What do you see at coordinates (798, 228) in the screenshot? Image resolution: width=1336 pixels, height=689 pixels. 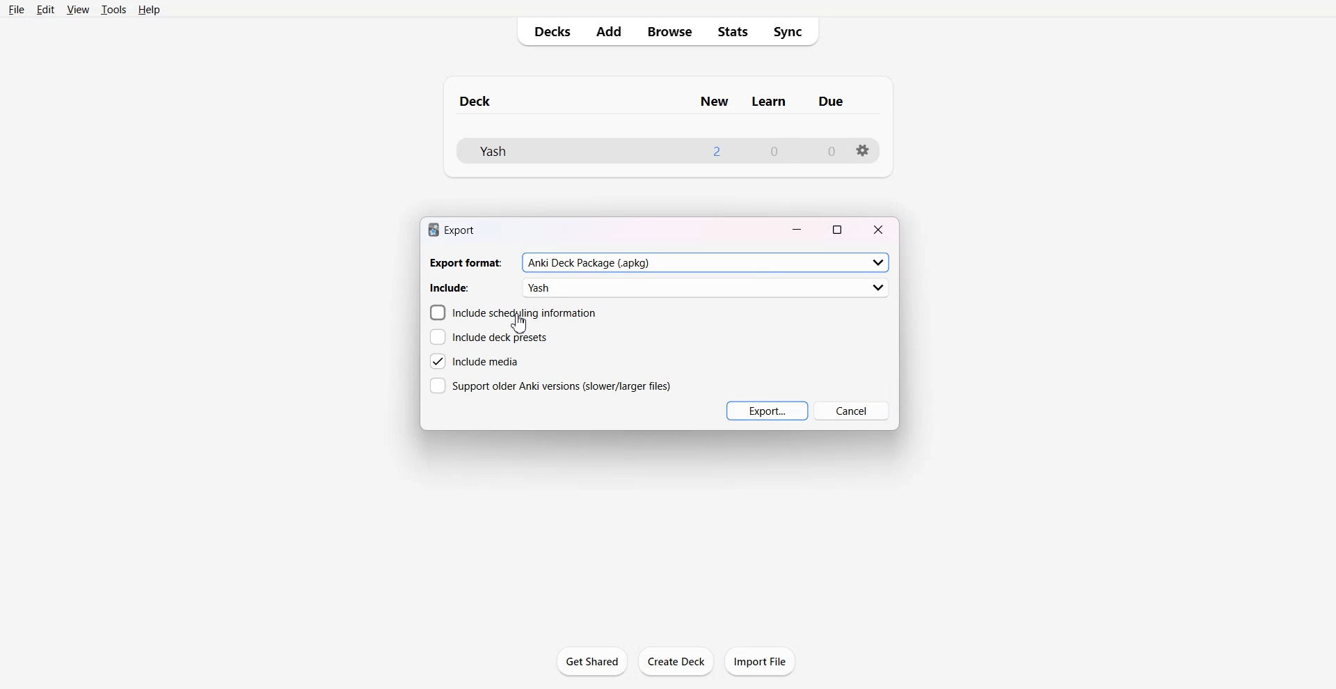 I see `Minimize` at bounding box center [798, 228].